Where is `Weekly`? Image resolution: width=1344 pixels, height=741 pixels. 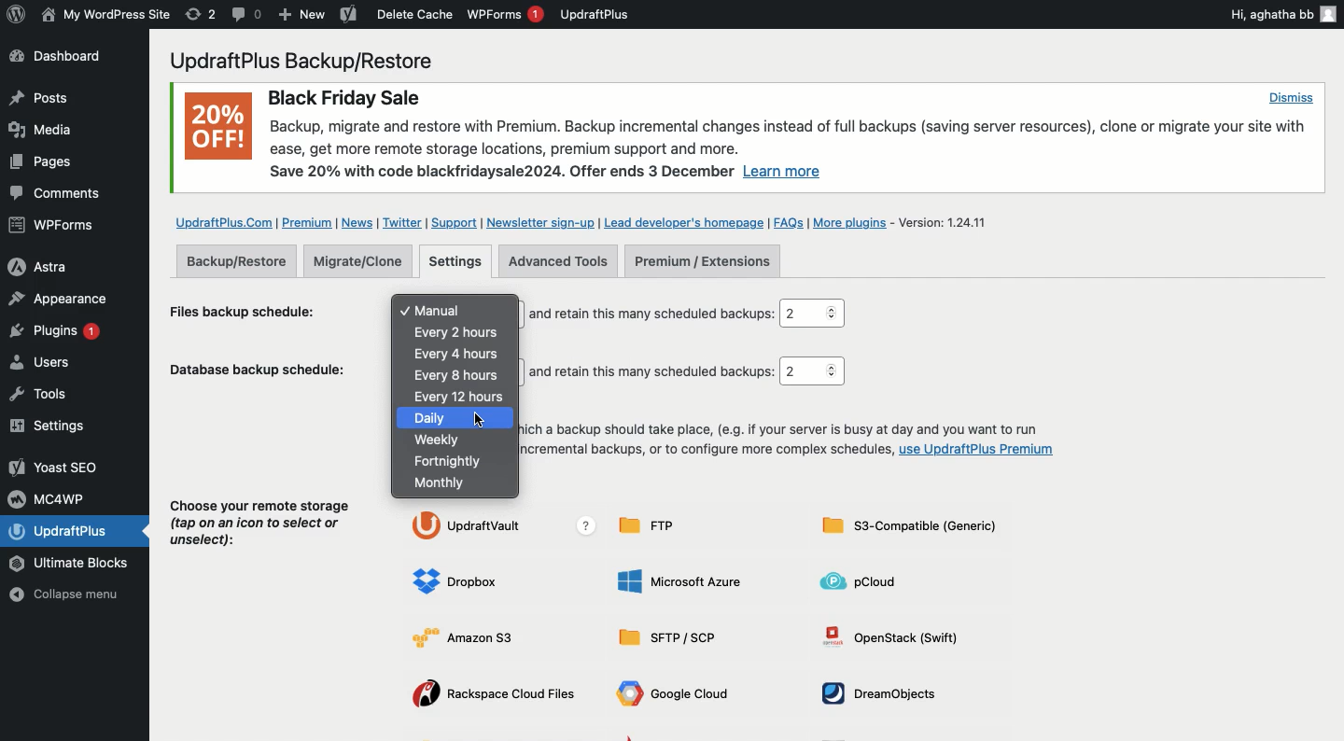
Weekly is located at coordinates (440, 440).